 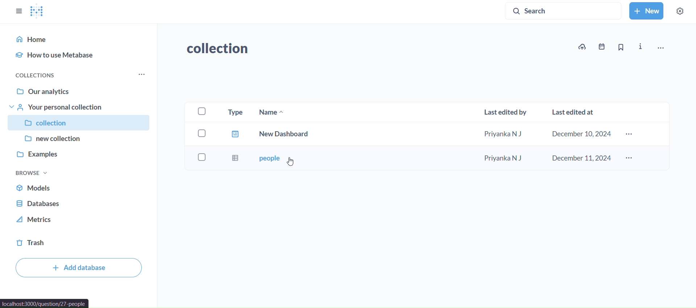 I want to click on settings, so click(x=681, y=11).